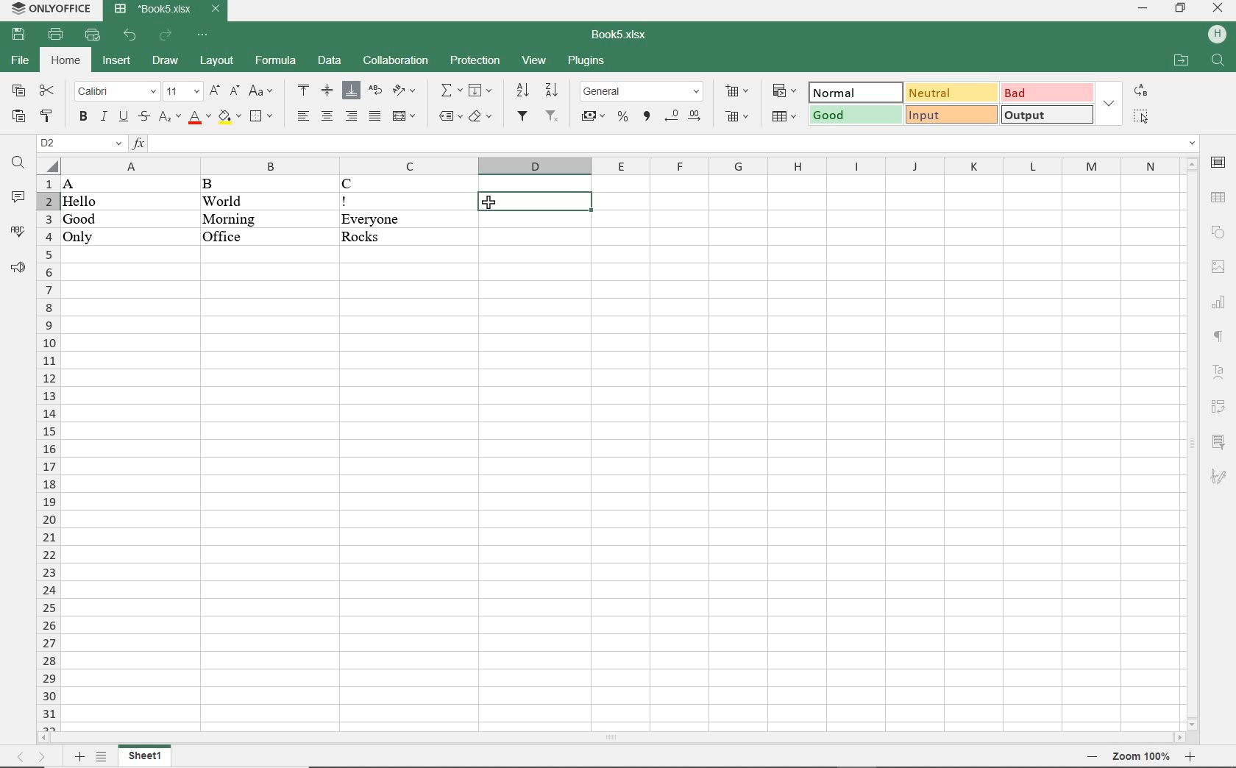 This screenshot has width=1236, height=768. What do you see at coordinates (18, 118) in the screenshot?
I see `paste` at bounding box center [18, 118].